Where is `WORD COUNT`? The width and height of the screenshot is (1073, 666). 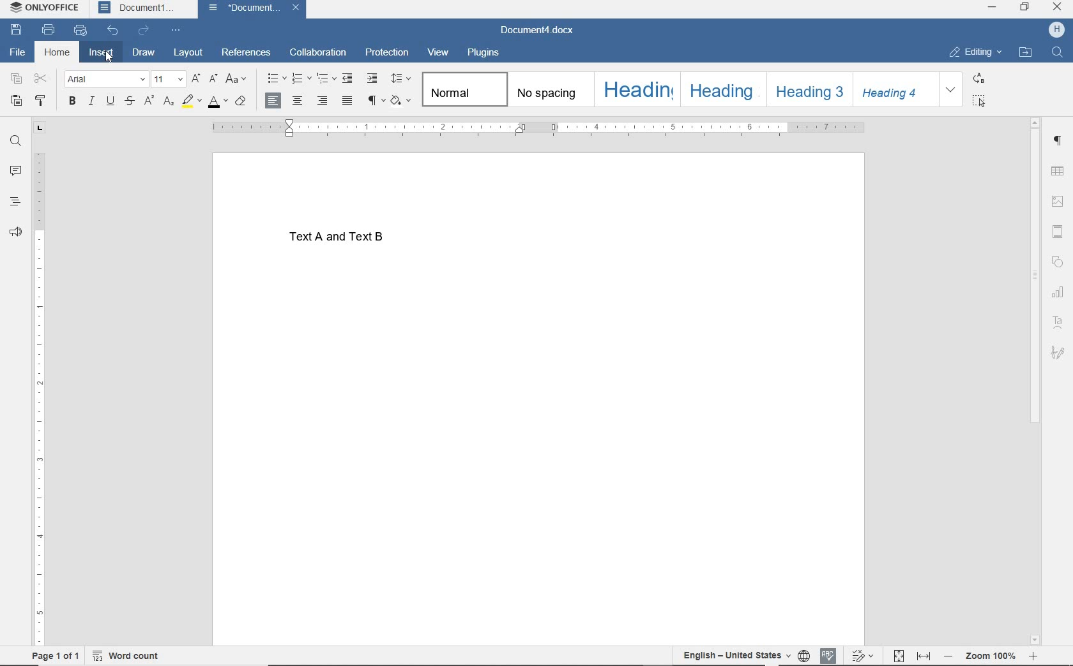 WORD COUNT is located at coordinates (133, 654).